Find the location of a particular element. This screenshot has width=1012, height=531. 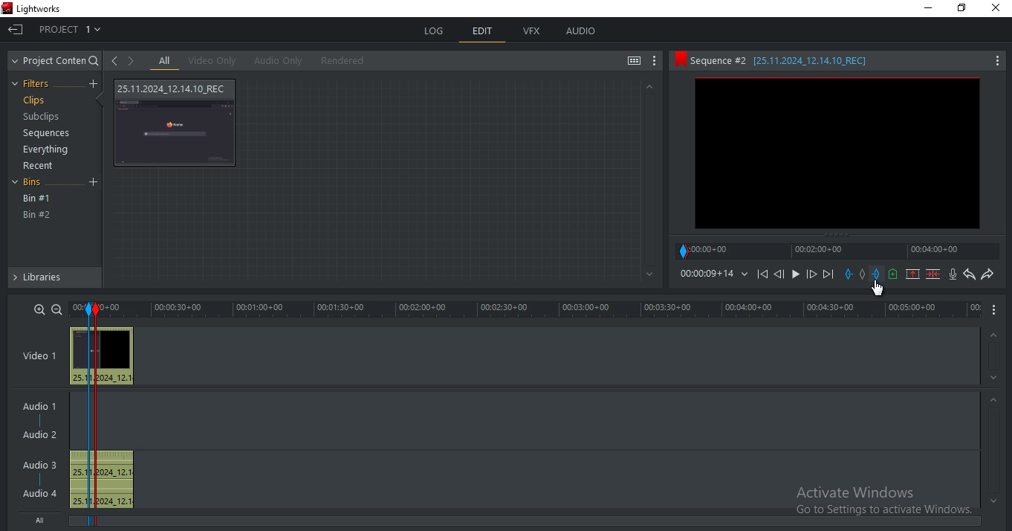

Up is located at coordinates (994, 399).